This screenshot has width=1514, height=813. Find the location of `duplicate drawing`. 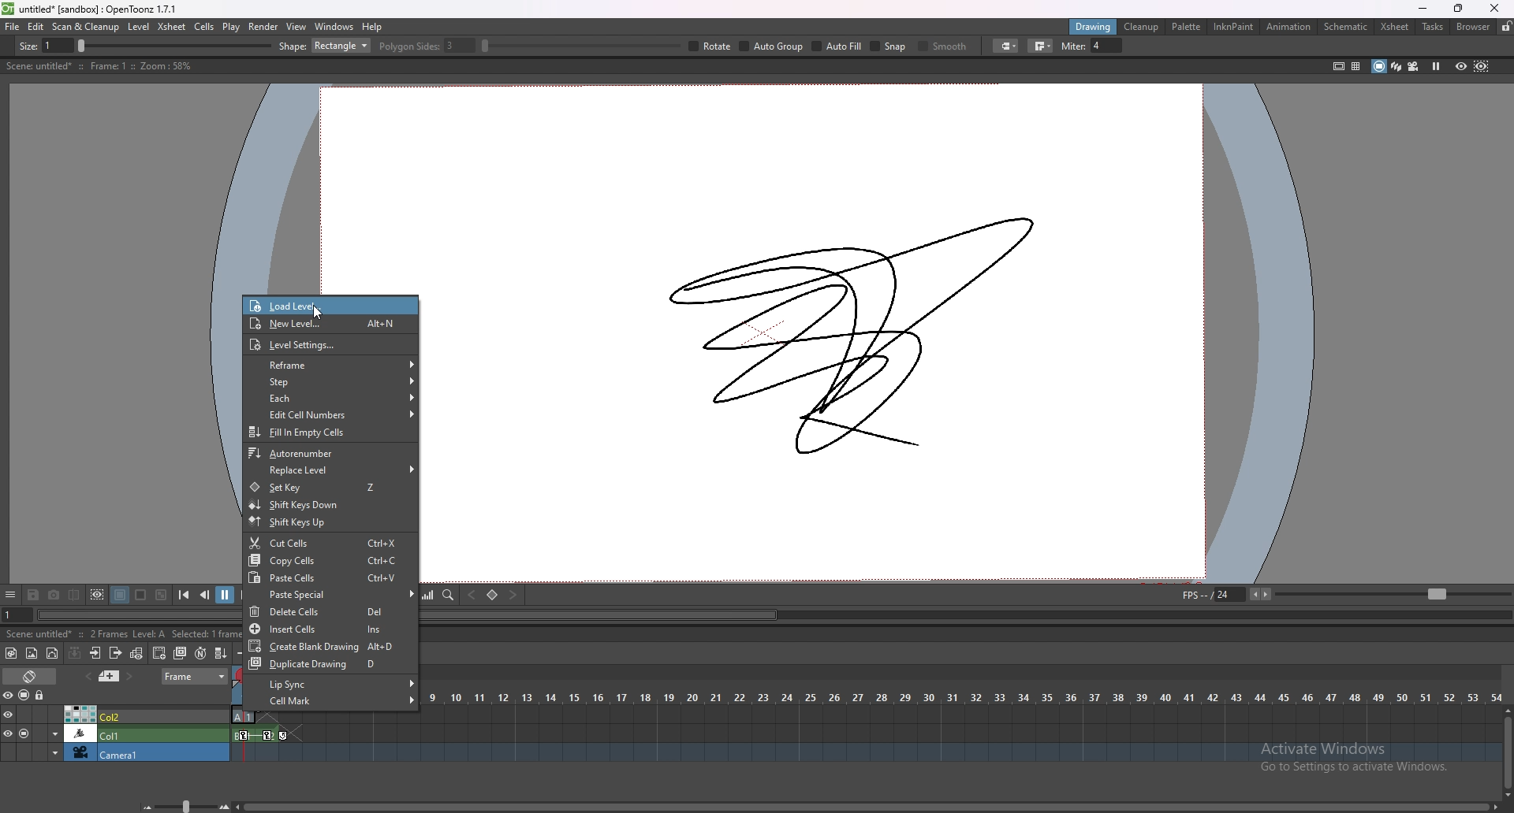

duplicate drawing is located at coordinates (181, 653).